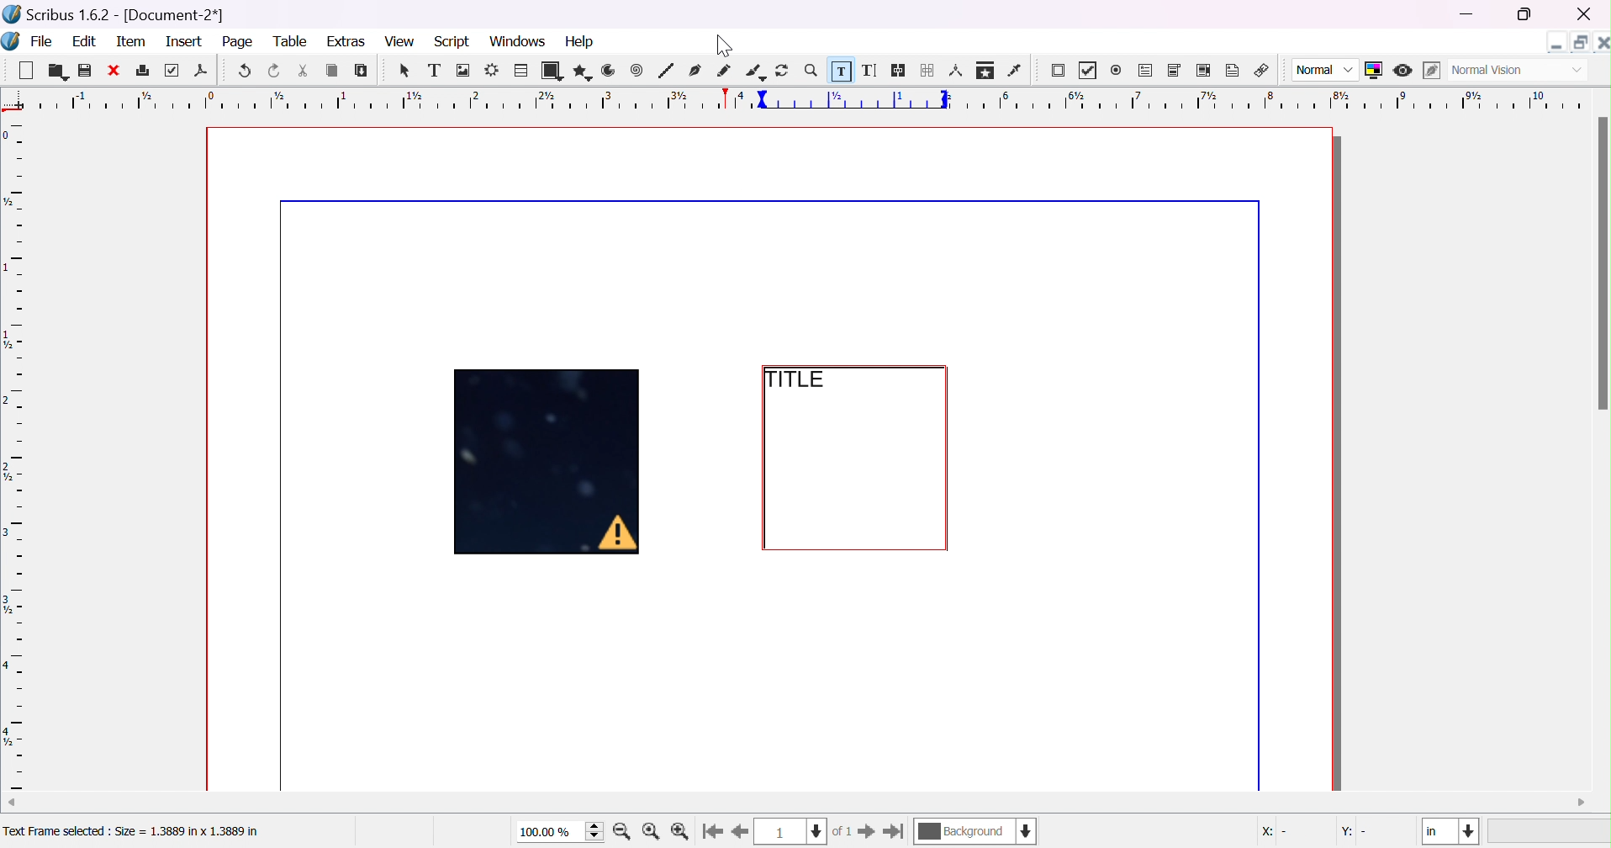 The width and height of the screenshot is (1611, 848). I want to click on current page, so click(806, 831).